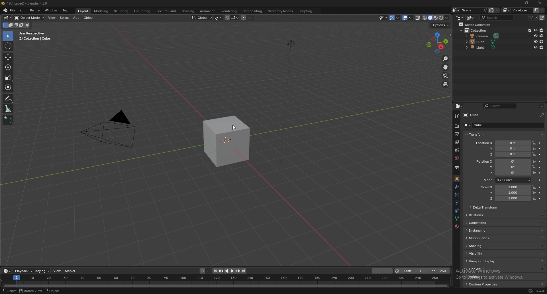 The height and width of the screenshot is (294, 547). I want to click on viewport display, so click(482, 262).